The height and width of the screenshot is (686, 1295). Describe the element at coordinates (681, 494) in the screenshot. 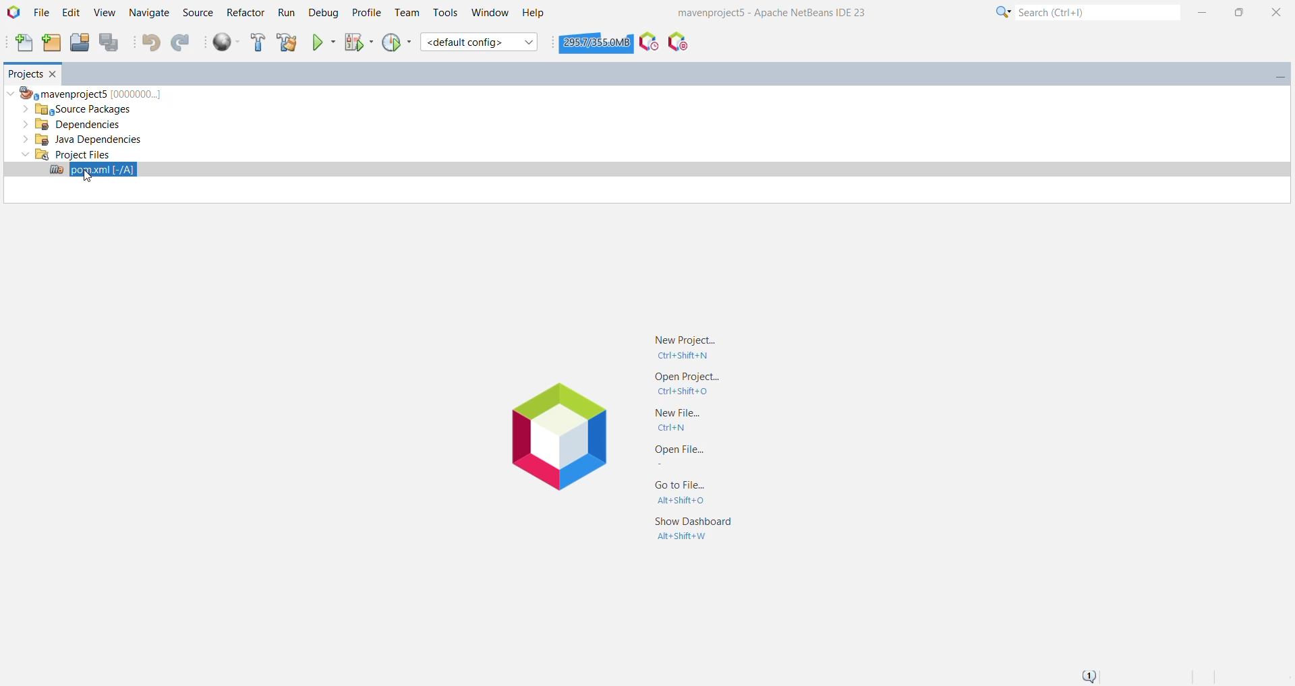

I see `Go to File` at that location.